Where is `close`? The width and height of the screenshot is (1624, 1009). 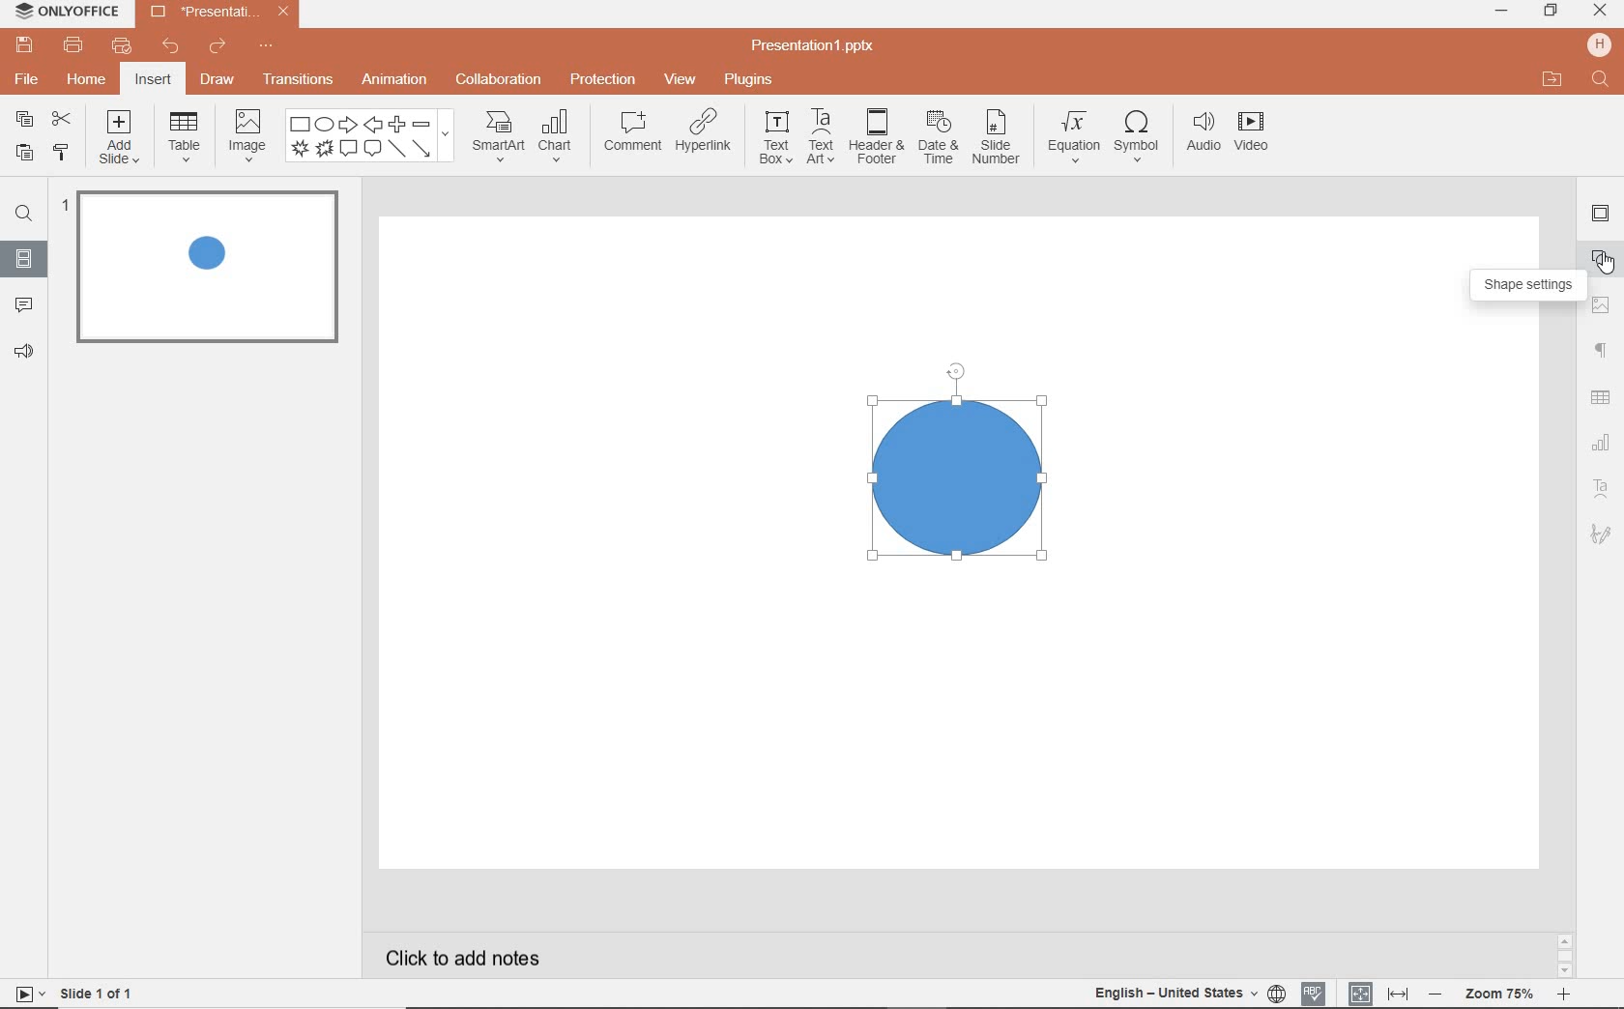
close is located at coordinates (1600, 13).